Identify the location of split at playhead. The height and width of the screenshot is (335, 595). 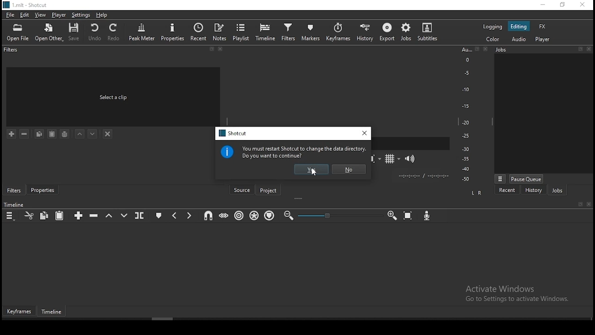
(140, 215).